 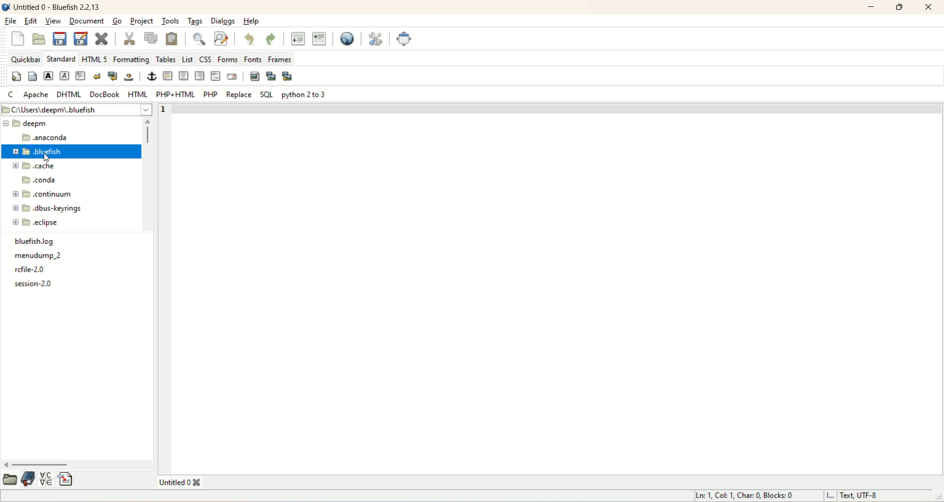 What do you see at coordinates (128, 37) in the screenshot?
I see `cut` at bounding box center [128, 37].